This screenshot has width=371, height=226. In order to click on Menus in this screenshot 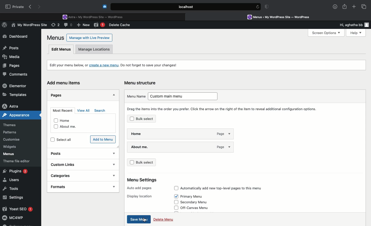, I will do `click(56, 38)`.